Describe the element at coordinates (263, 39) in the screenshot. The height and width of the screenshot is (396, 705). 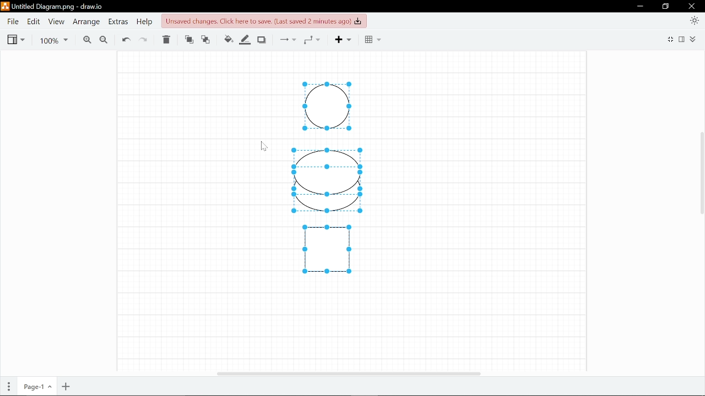
I see `Shadow` at that location.